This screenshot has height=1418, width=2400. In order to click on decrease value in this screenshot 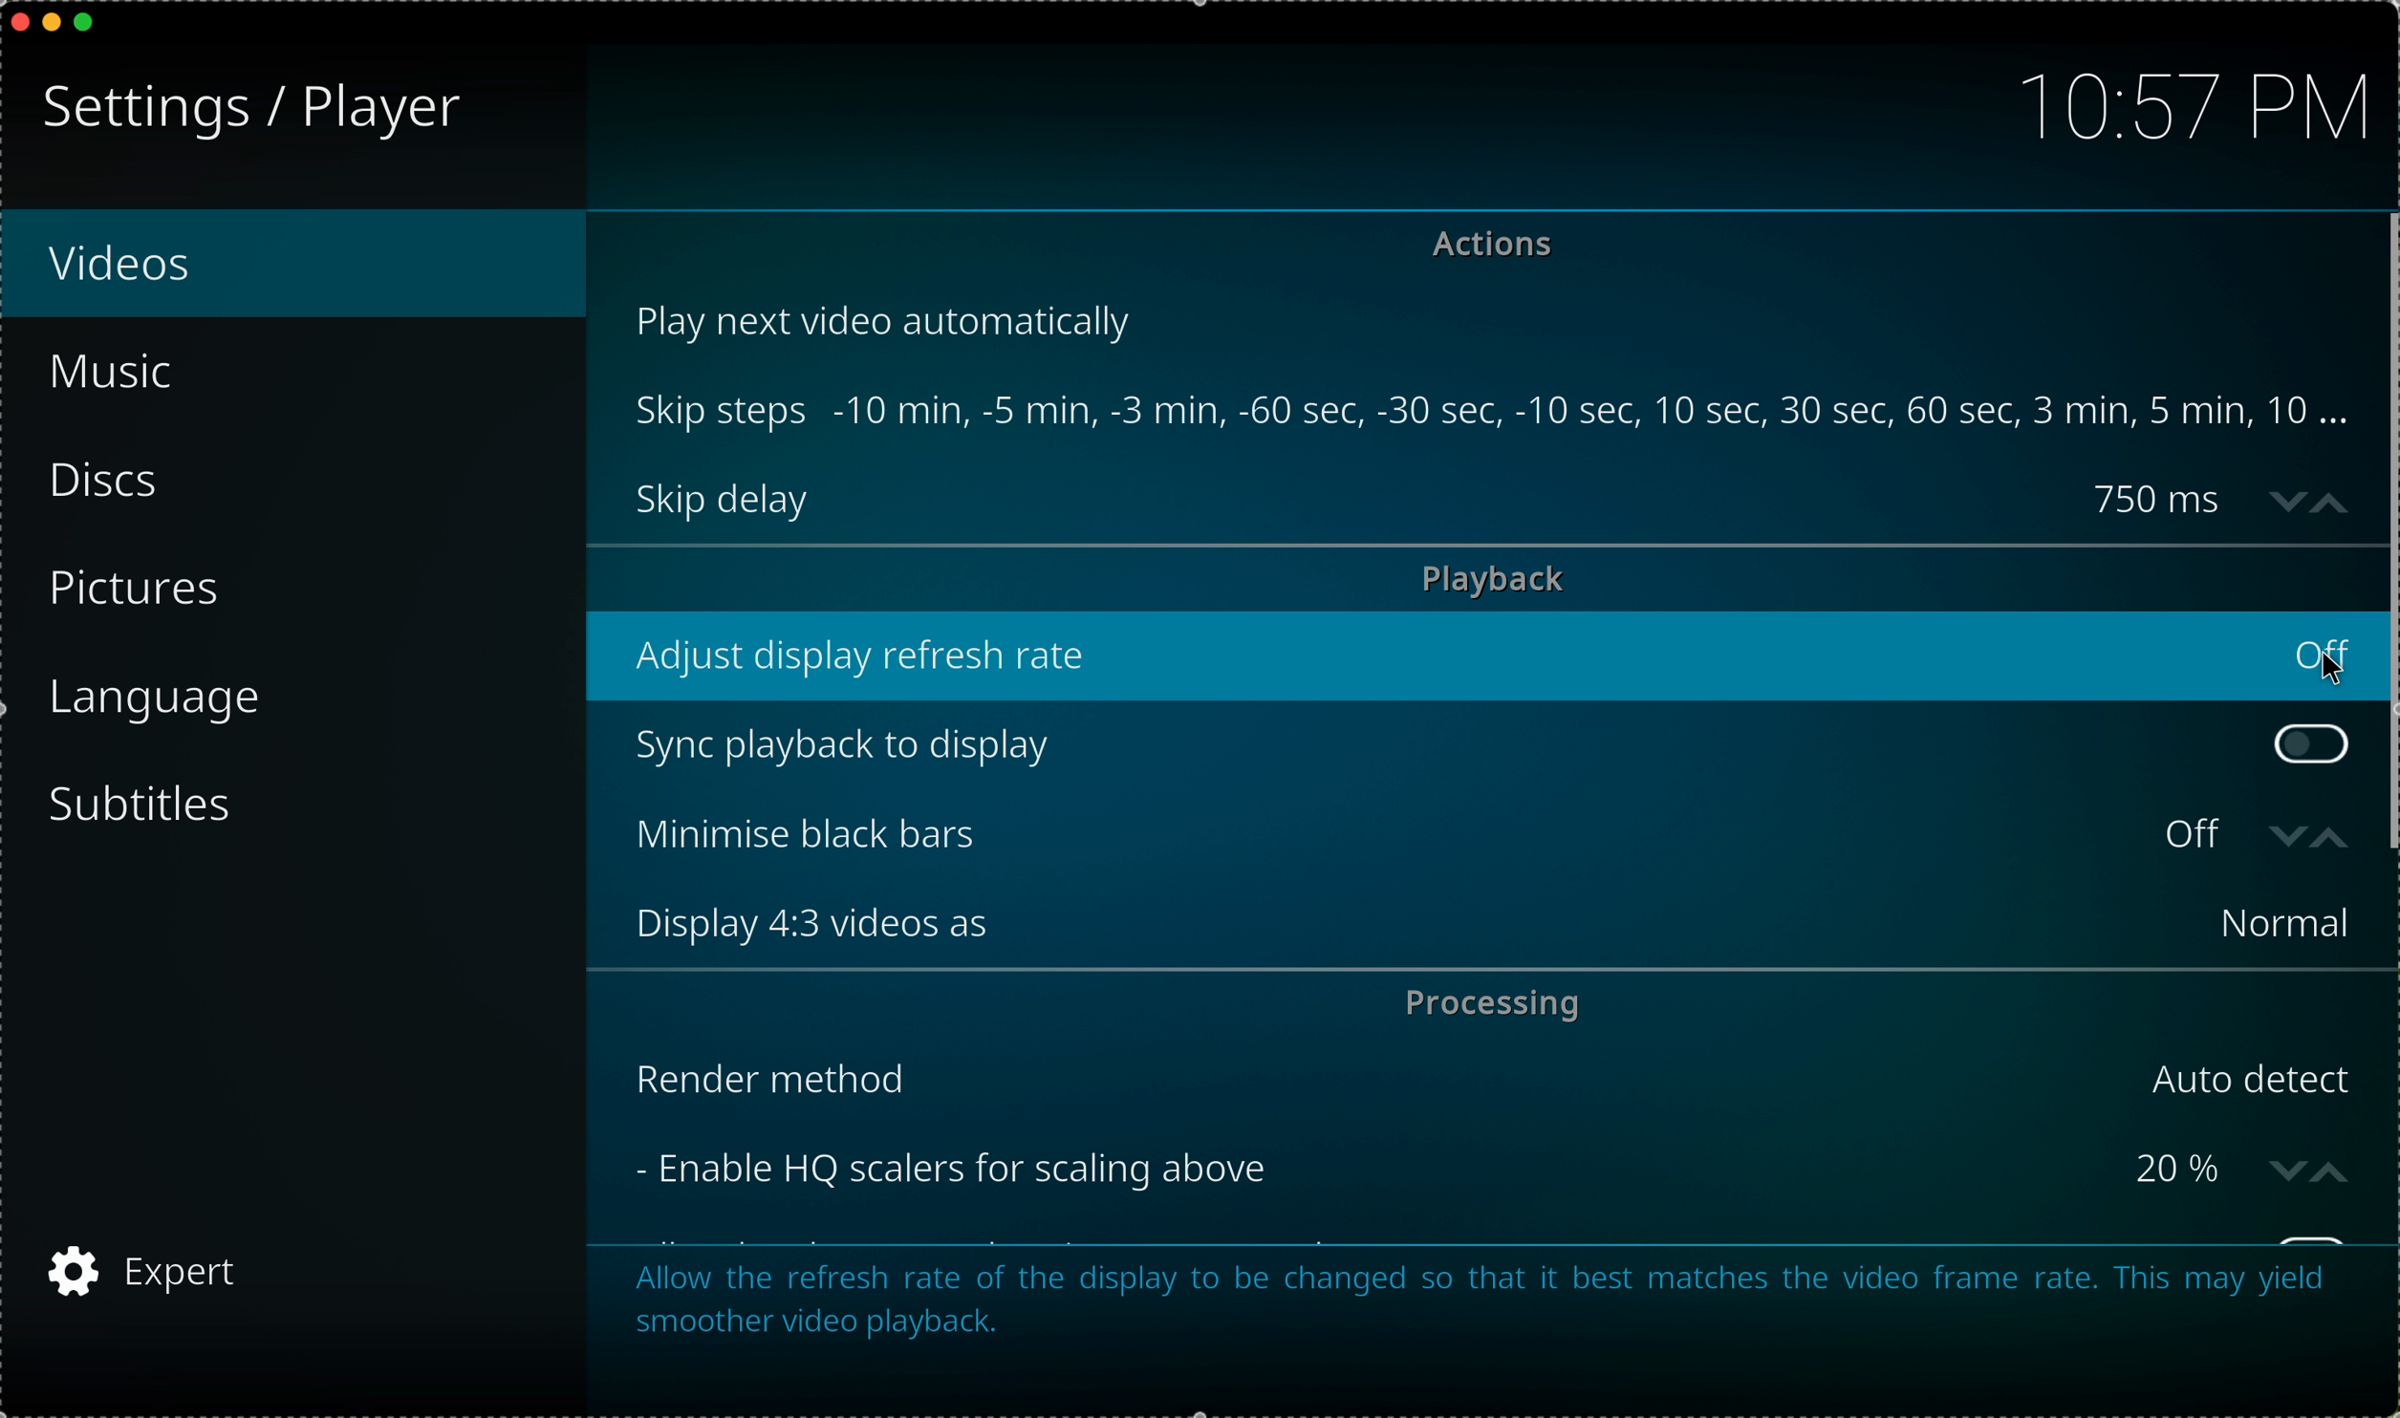, I will do `click(2286, 1169)`.